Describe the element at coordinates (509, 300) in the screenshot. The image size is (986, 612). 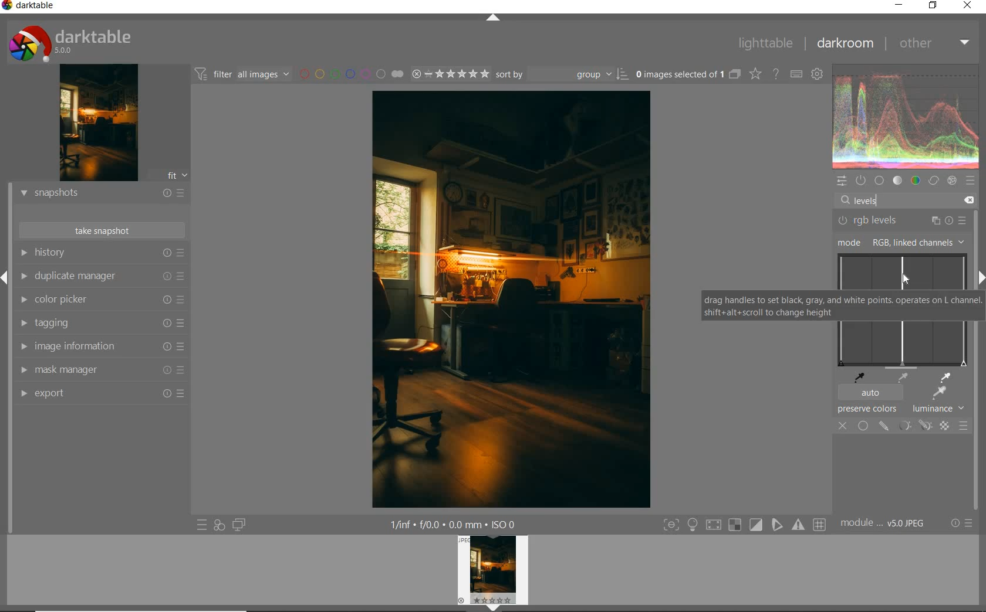
I see `selected image` at that location.